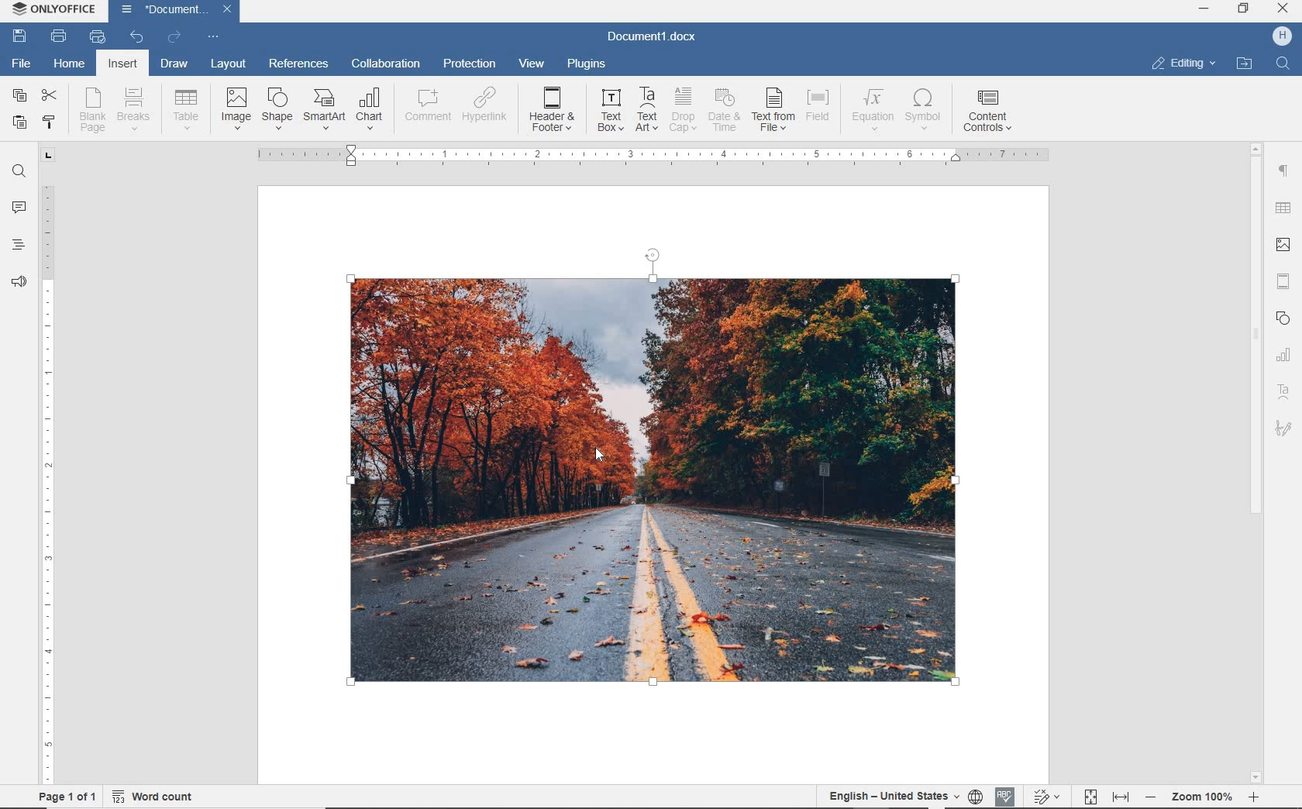 This screenshot has height=809, width=1302. What do you see at coordinates (1204, 797) in the screenshot?
I see `- zoom 100% +(zoom out or zoom in)` at bounding box center [1204, 797].